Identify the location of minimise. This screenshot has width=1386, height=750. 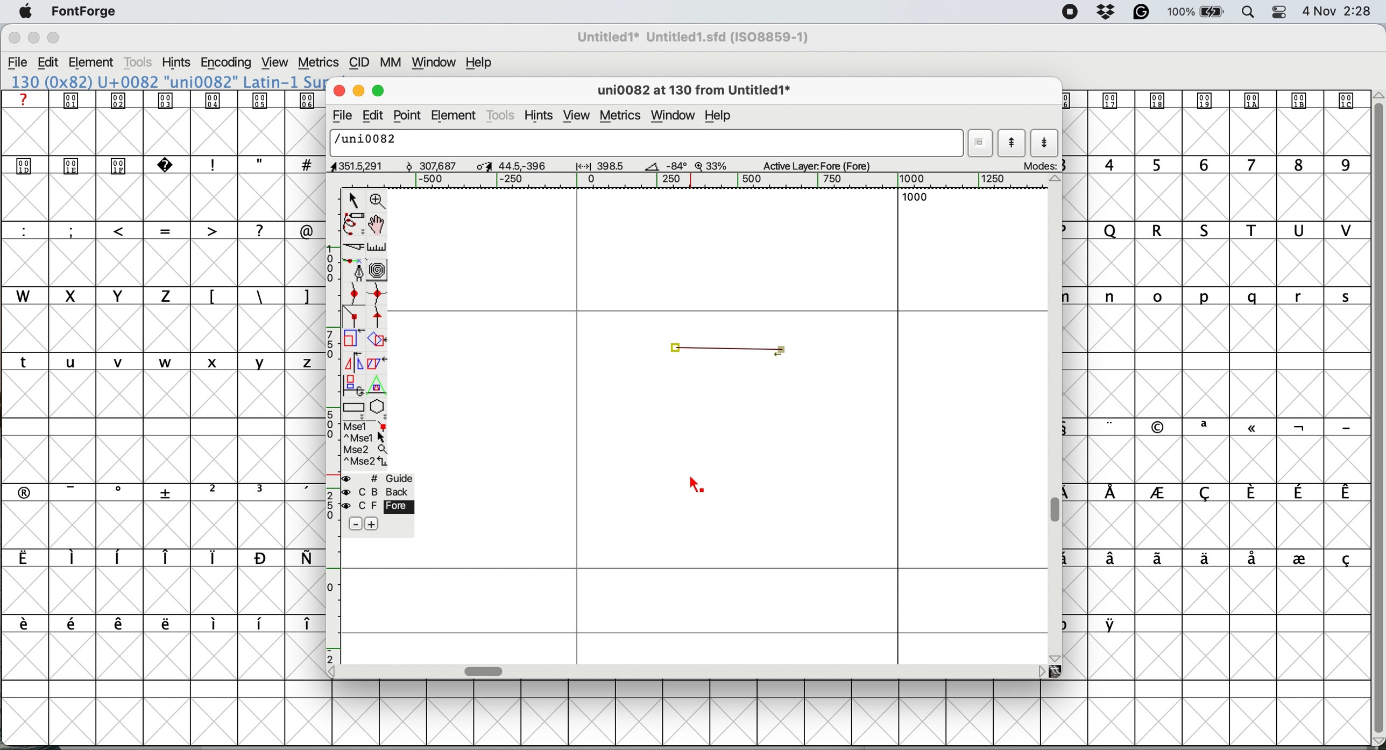
(33, 38).